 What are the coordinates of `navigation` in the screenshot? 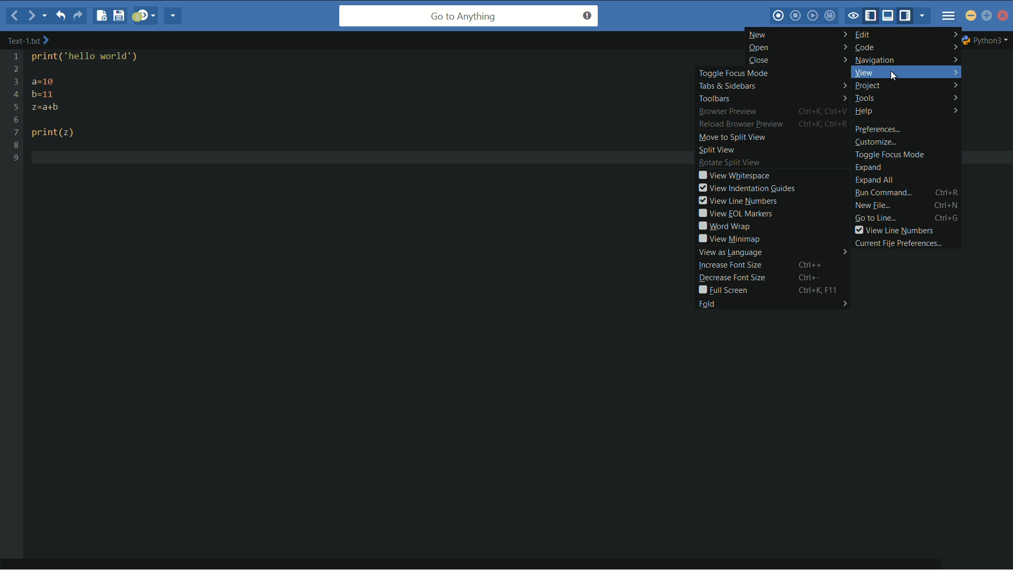 It's located at (903, 60).